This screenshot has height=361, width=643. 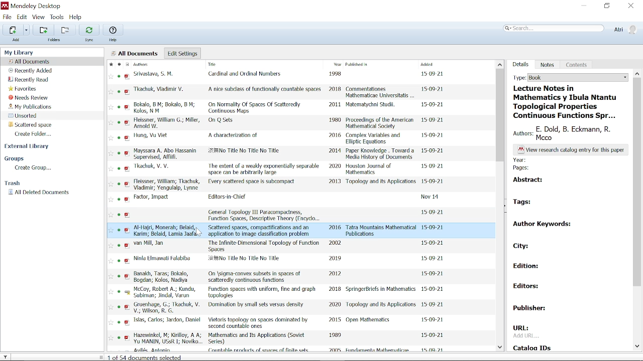 What do you see at coordinates (570, 133) in the screenshot?
I see `authors` at bounding box center [570, 133].